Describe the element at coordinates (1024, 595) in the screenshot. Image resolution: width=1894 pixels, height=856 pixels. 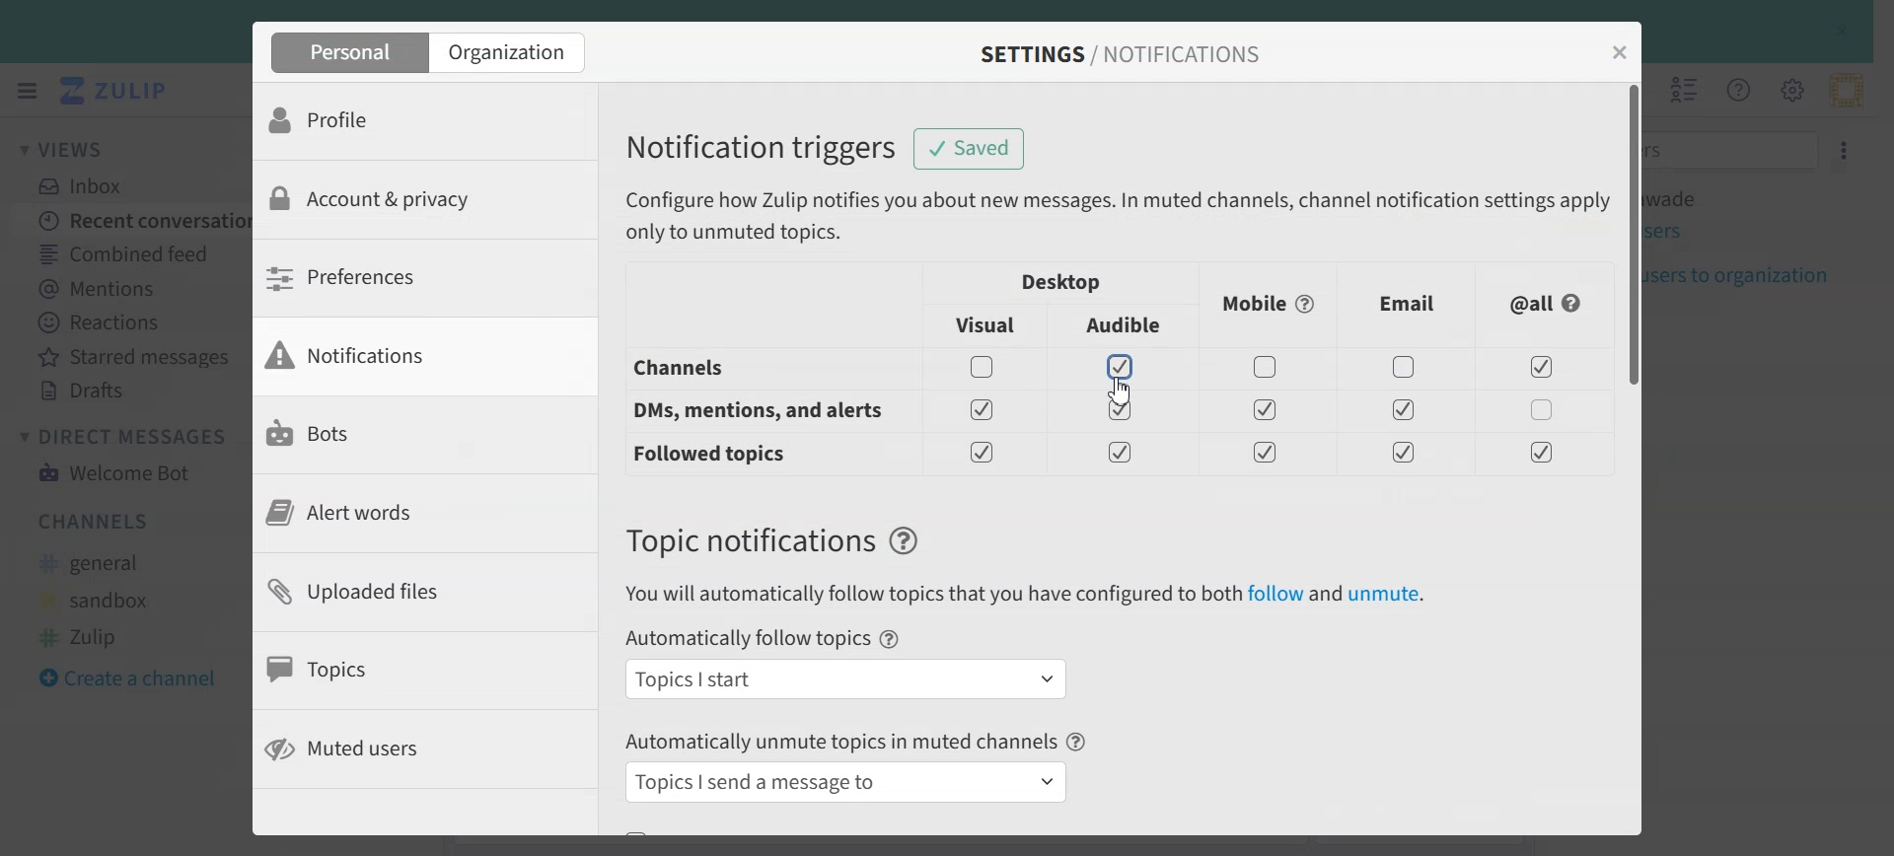
I see `You will automatically follow topics that you have configured to both follow and unmute.` at that location.